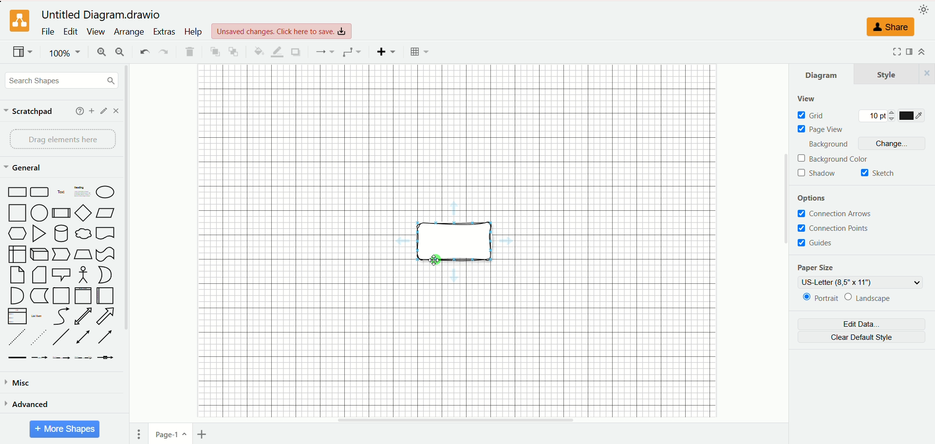 This screenshot has width=935, height=444. Describe the element at coordinates (204, 434) in the screenshot. I see `insert page` at that location.